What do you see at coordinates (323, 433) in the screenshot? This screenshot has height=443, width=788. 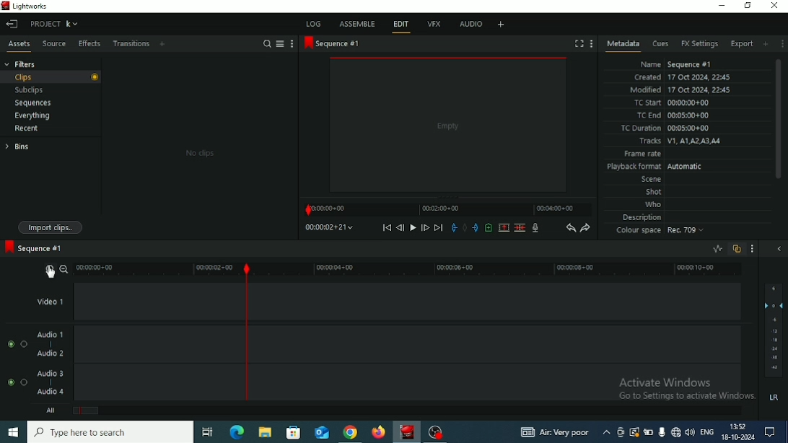 I see `Mail` at bounding box center [323, 433].